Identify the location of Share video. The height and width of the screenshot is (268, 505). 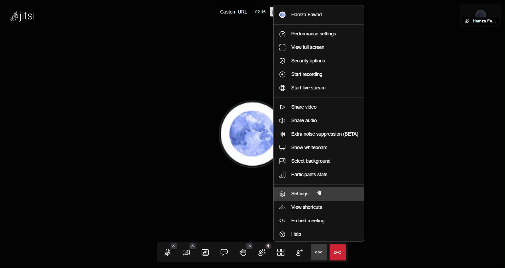
(302, 107).